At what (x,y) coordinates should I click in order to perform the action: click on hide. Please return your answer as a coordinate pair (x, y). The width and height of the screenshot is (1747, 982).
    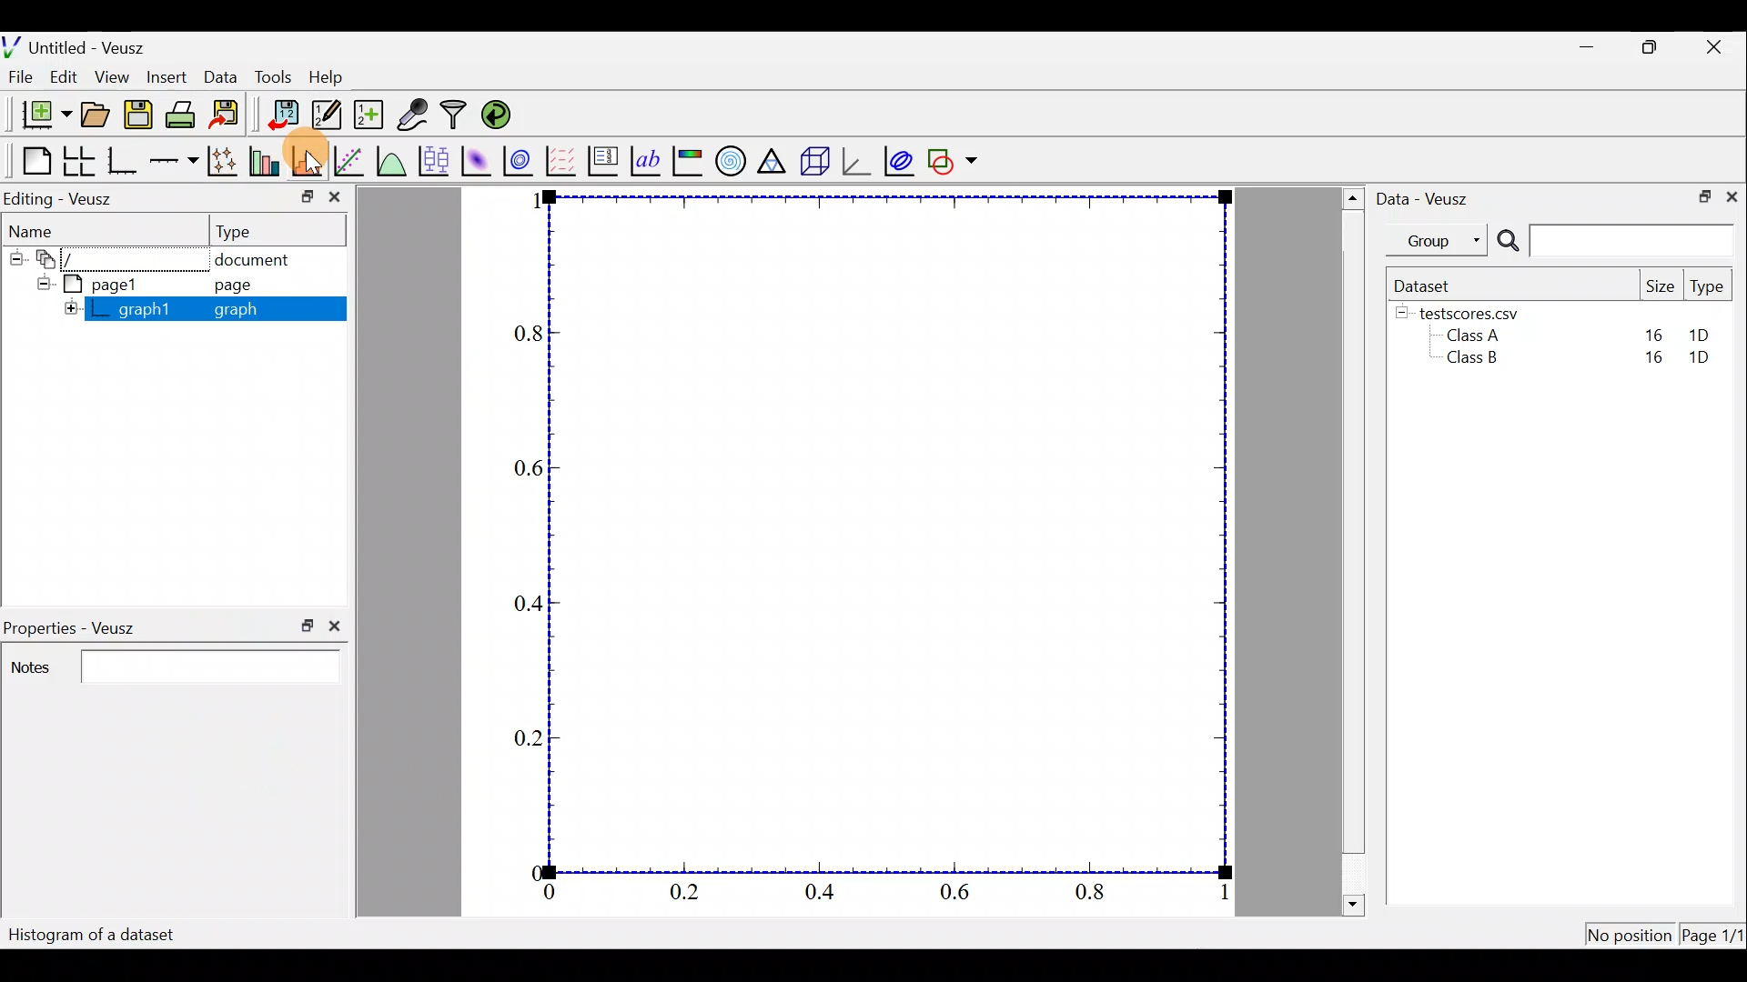
    Looking at the image, I should click on (70, 308).